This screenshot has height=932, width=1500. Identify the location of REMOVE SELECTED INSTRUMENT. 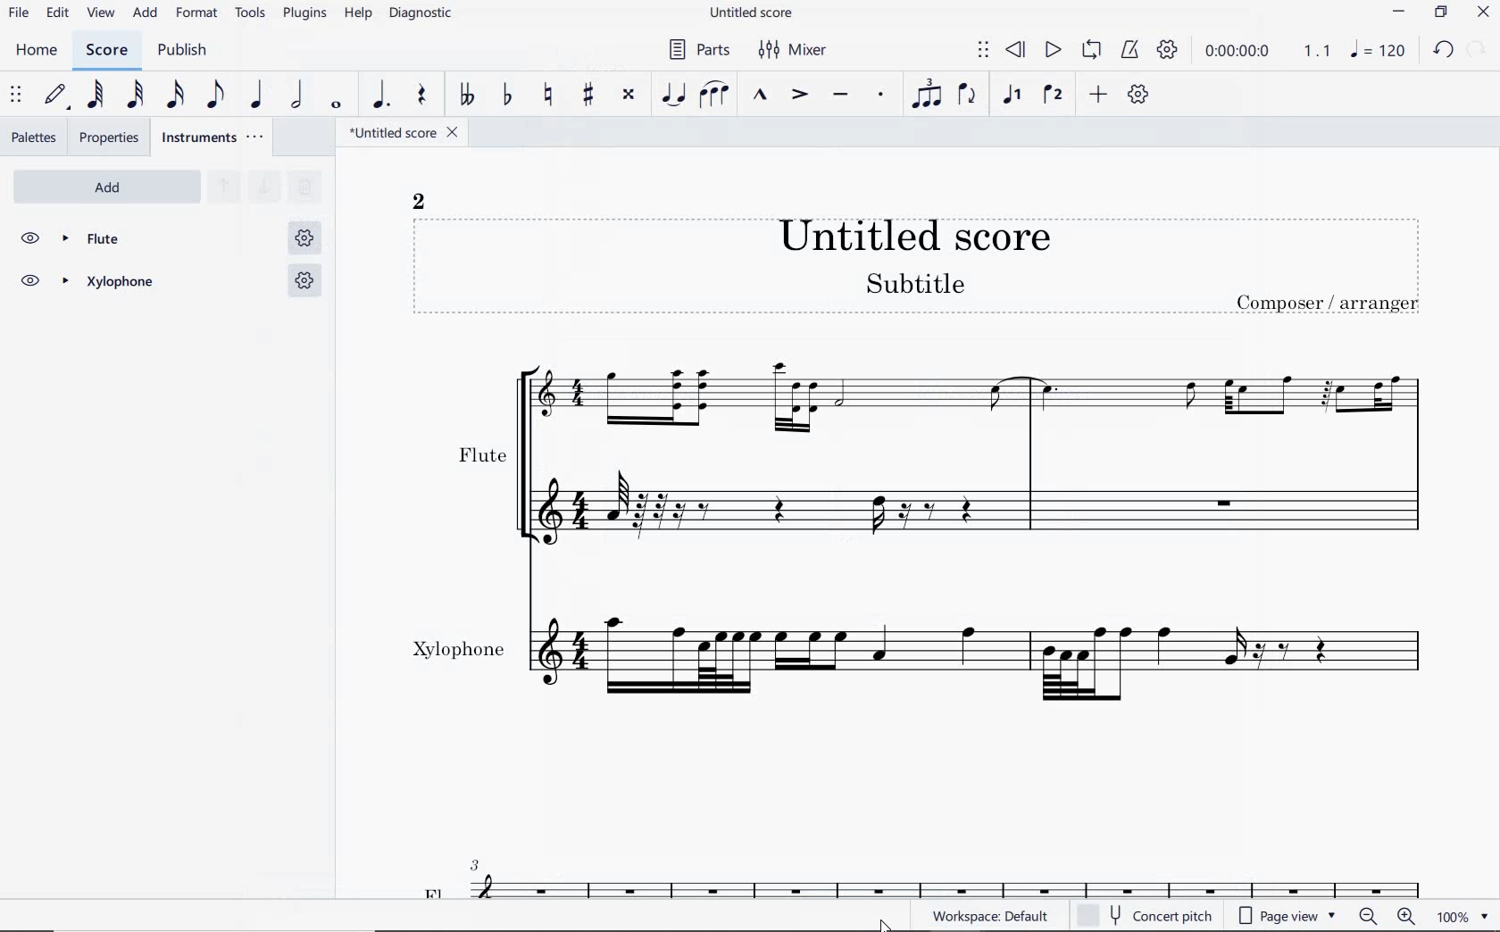
(304, 190).